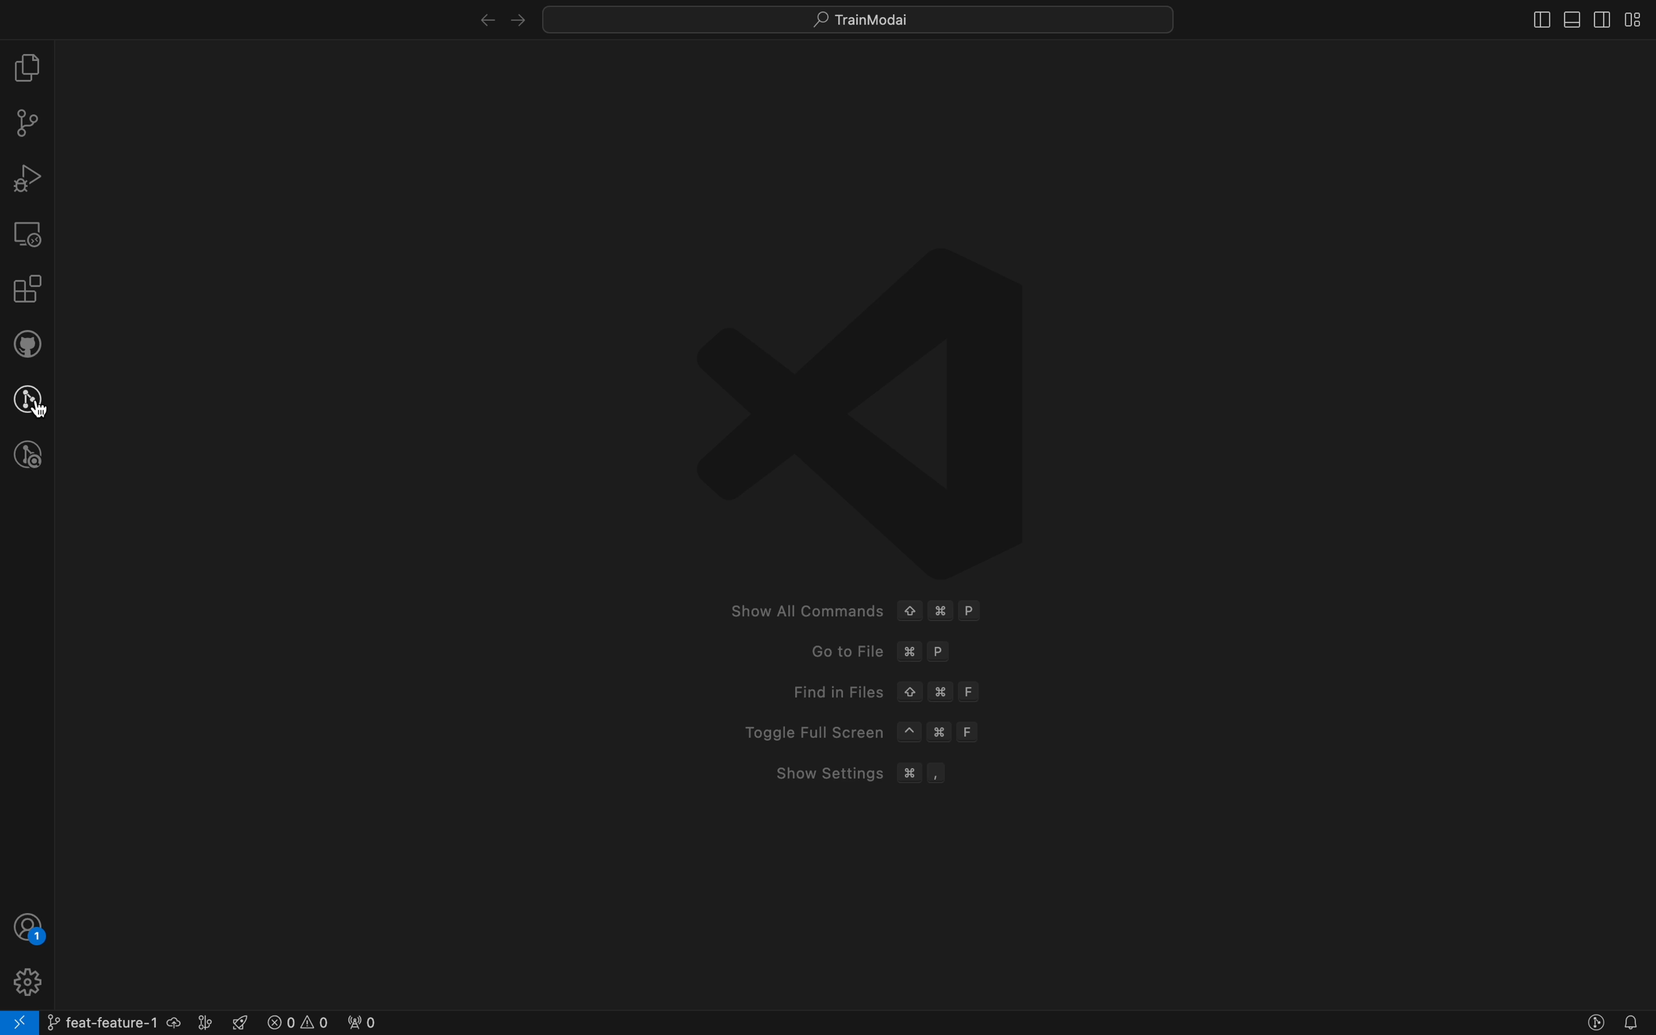 This screenshot has width=1656, height=1035. I want to click on Cursor, so click(44, 409).